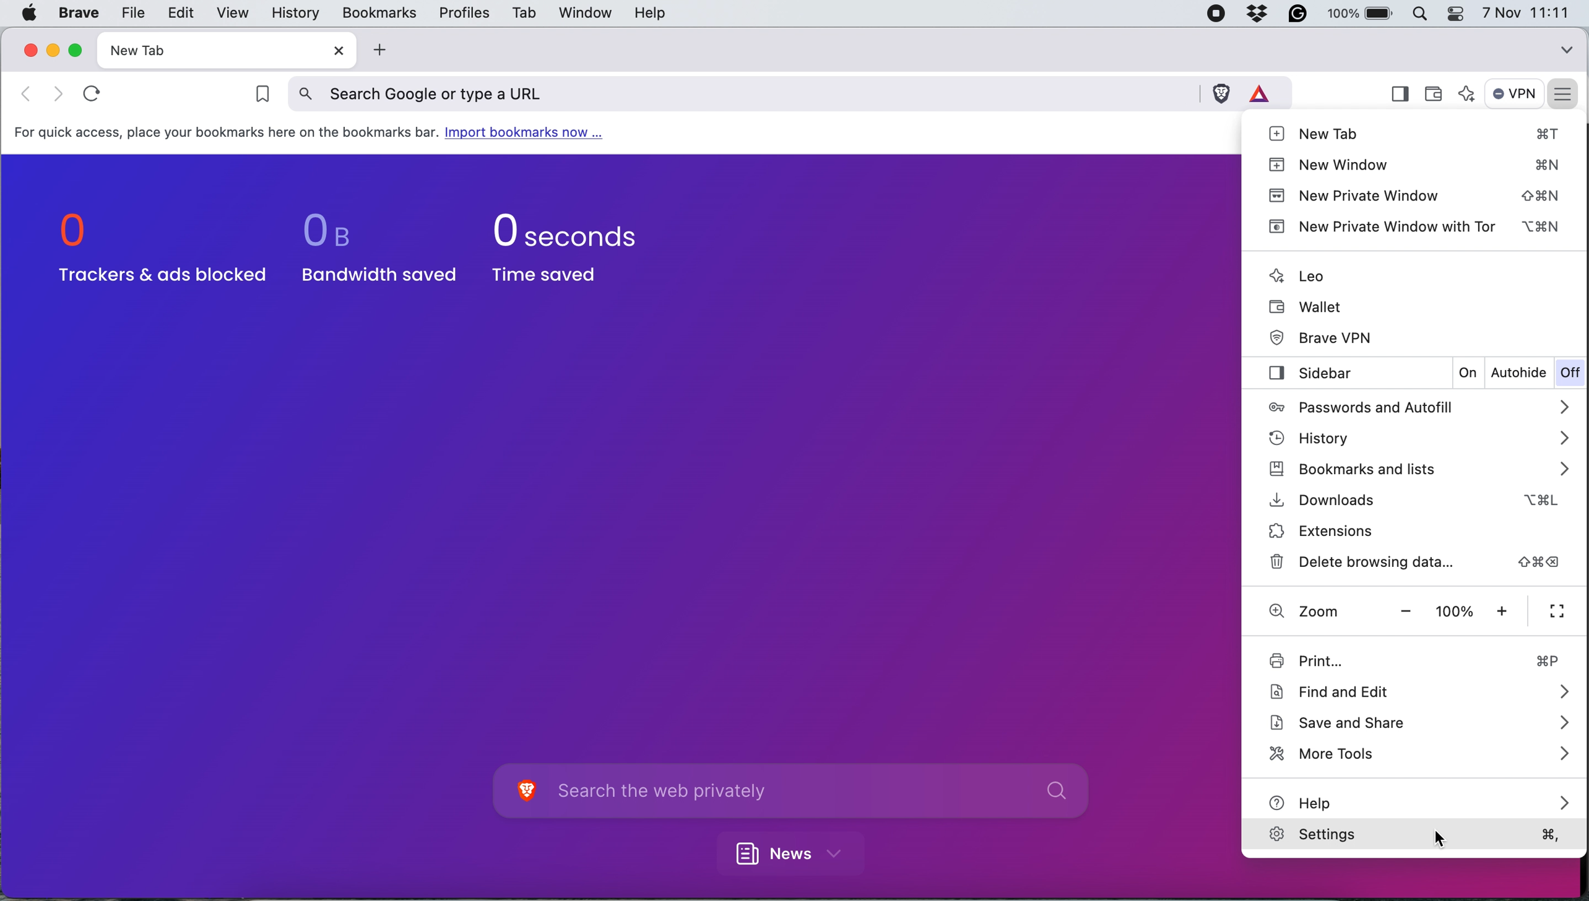 This screenshot has height=901, width=1589. I want to click on Brave customize list, so click(524, 791).